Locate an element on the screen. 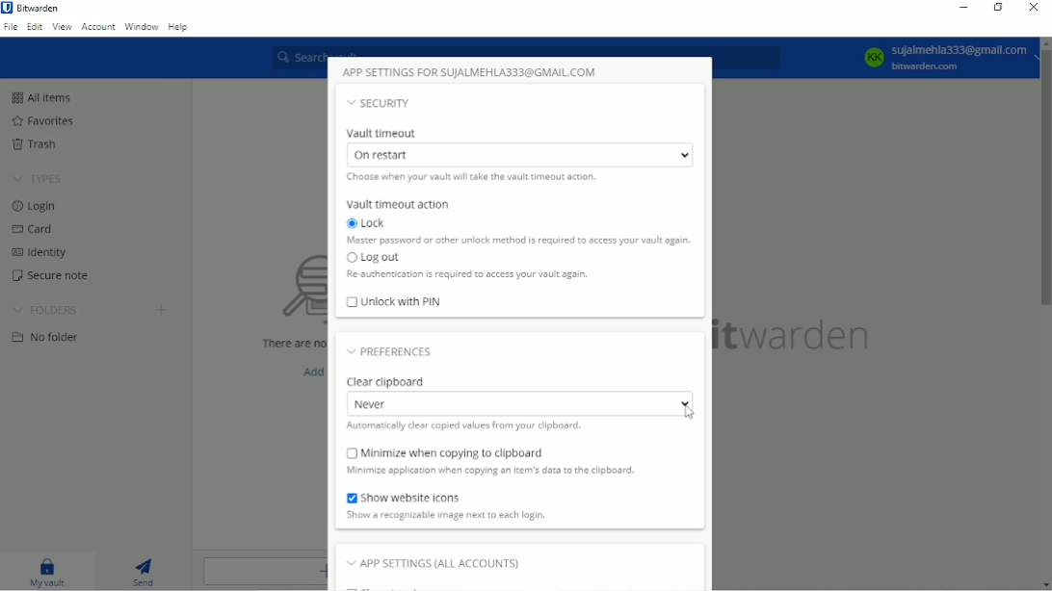 The image size is (1052, 591). Types is located at coordinates (40, 179).